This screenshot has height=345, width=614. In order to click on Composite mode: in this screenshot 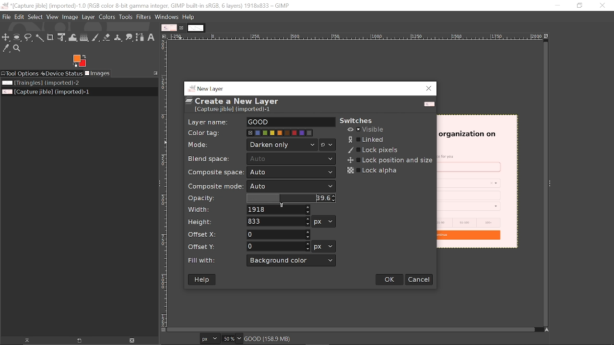, I will do `click(213, 186)`.